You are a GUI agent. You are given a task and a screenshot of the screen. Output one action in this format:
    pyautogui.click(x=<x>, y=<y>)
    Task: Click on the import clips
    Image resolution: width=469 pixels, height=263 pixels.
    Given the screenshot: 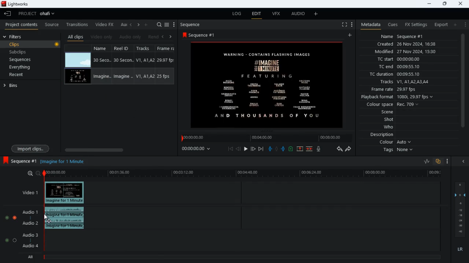 What is the action you would take?
    pyautogui.click(x=30, y=148)
    